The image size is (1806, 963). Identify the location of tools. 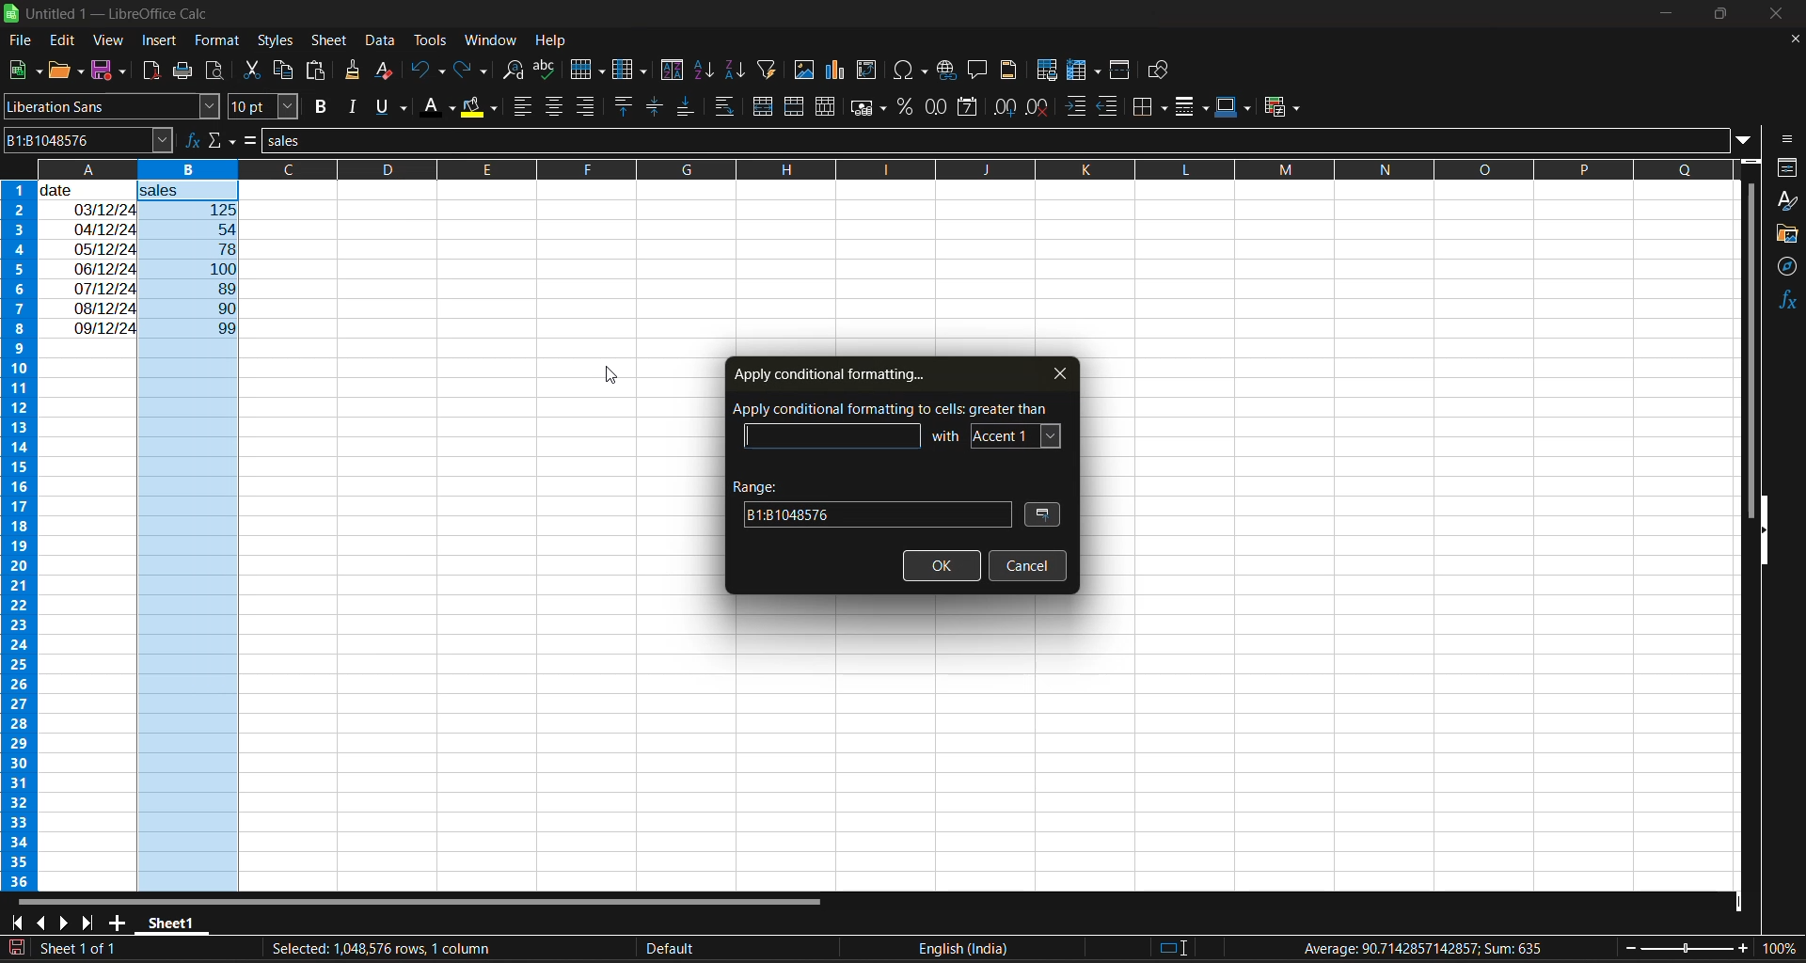
(429, 39).